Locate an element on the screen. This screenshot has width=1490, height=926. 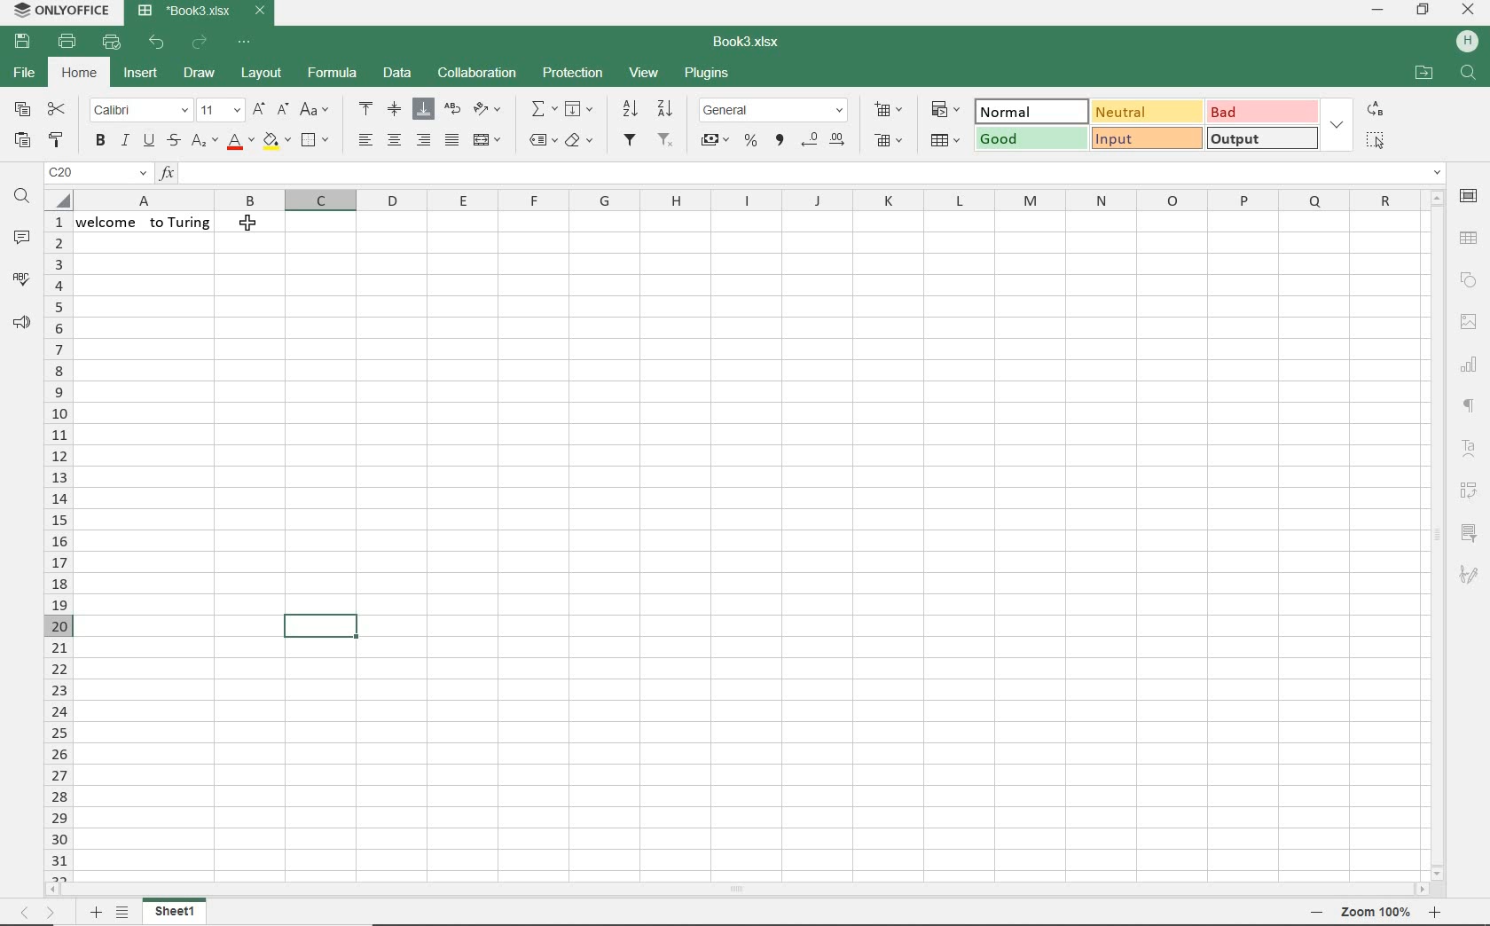
scrollbar is located at coordinates (737, 890).